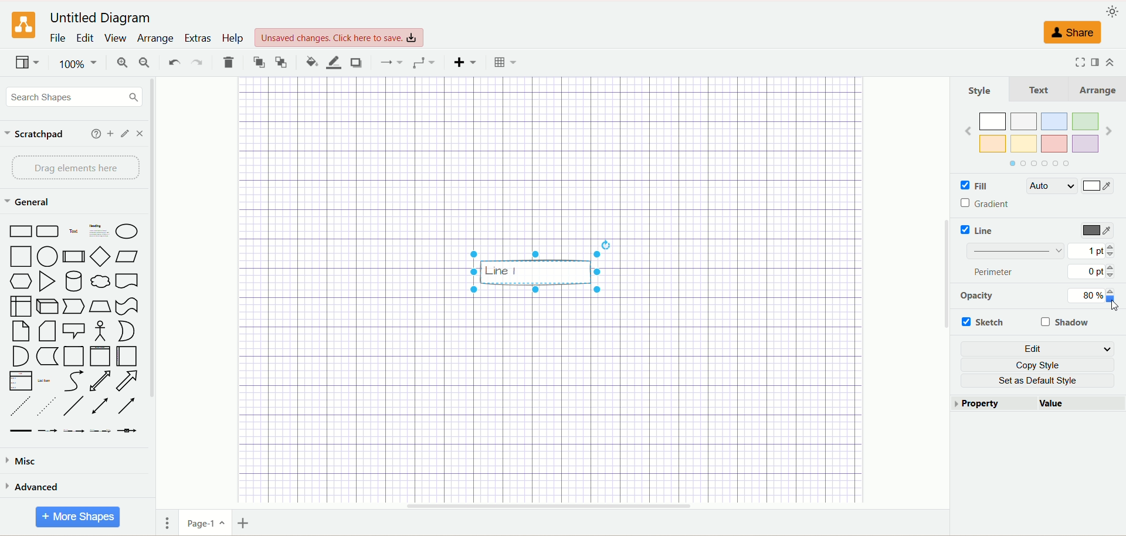  I want to click on connection, so click(389, 61).